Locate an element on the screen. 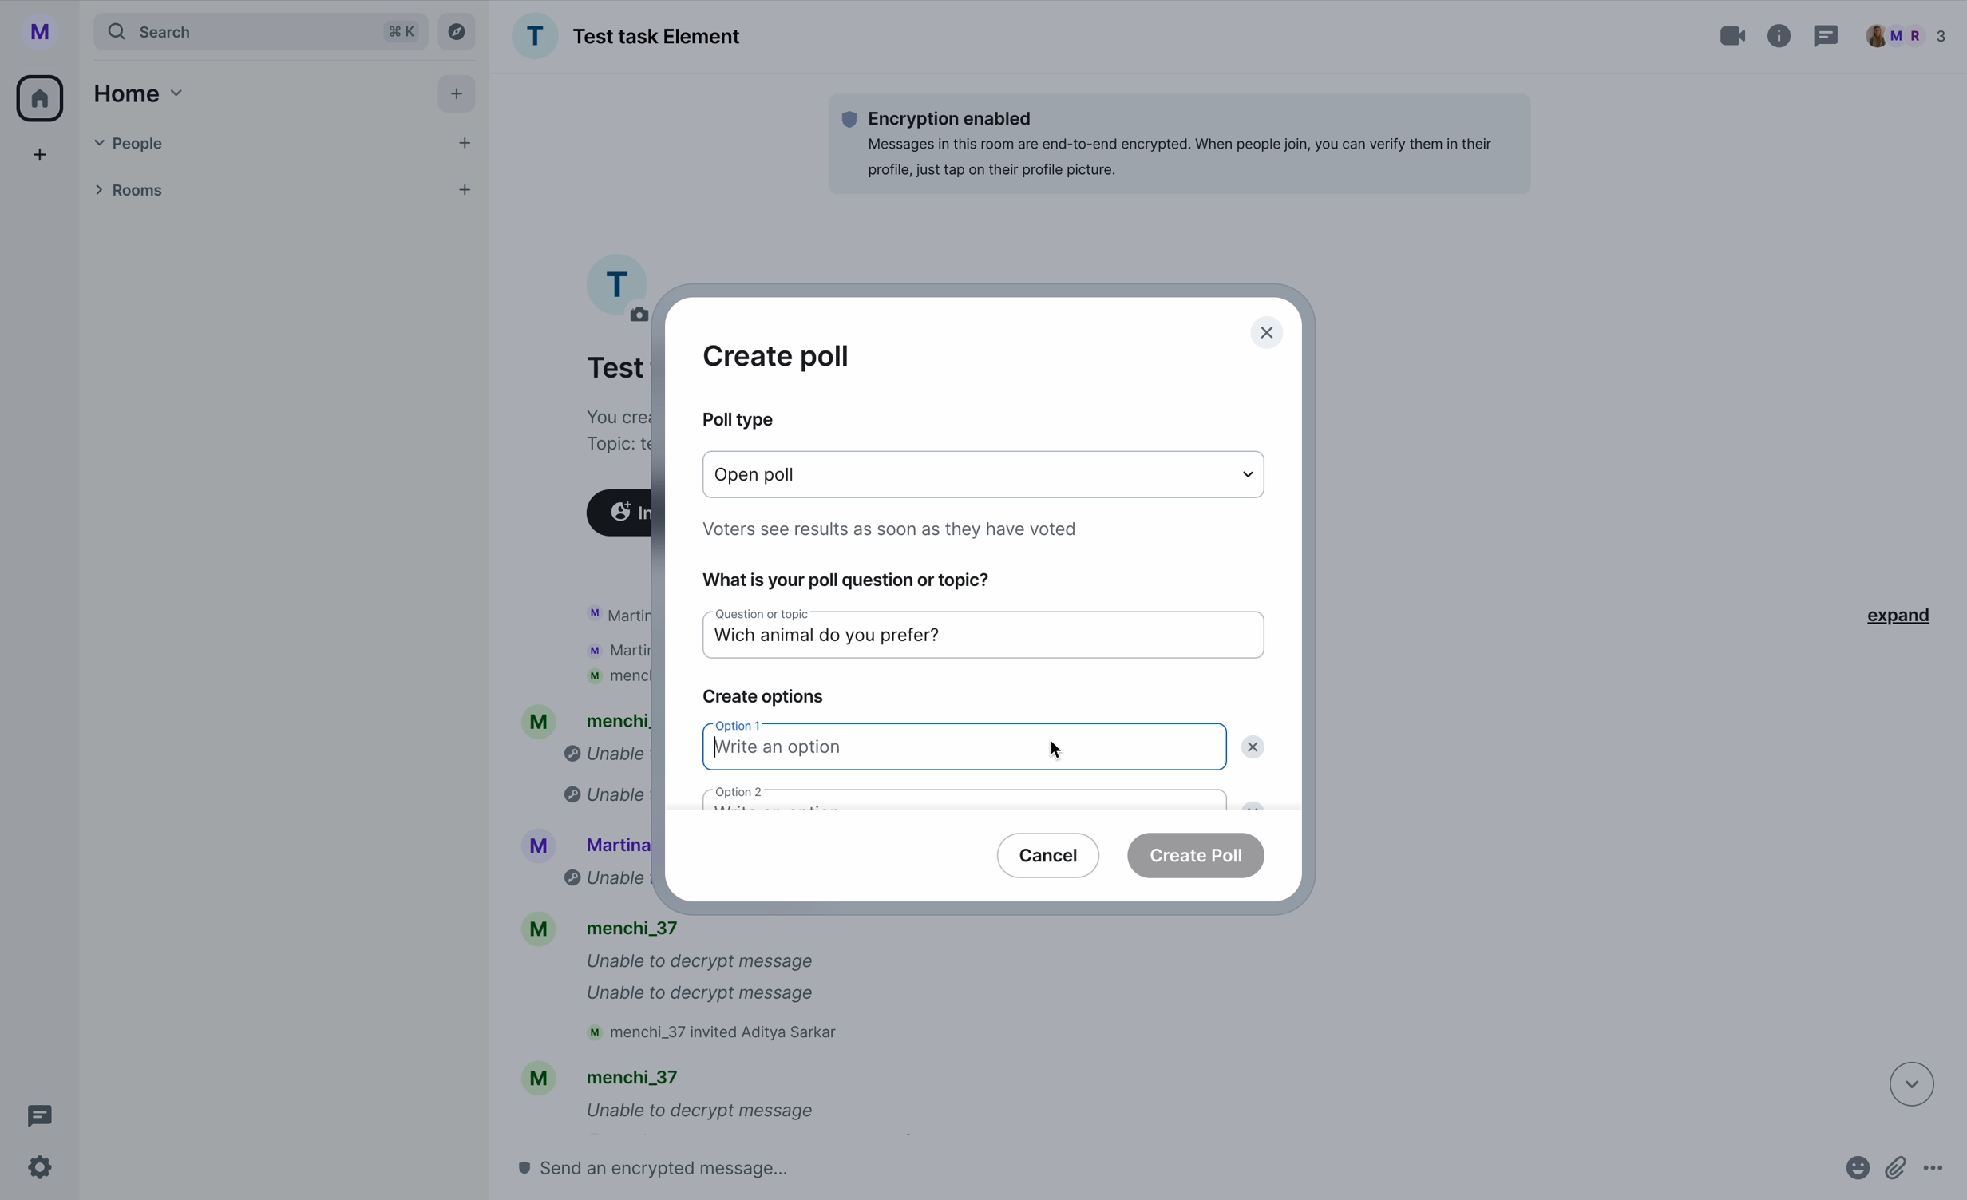 Image resolution: width=1967 pixels, height=1200 pixels. information is located at coordinates (1780, 33).